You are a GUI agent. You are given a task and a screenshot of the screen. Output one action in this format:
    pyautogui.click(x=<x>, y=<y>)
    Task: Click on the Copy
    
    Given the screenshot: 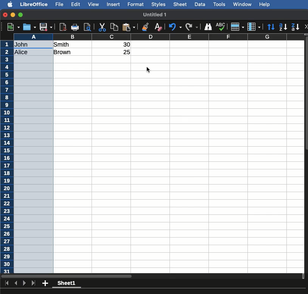 What is the action you would take?
    pyautogui.click(x=115, y=26)
    